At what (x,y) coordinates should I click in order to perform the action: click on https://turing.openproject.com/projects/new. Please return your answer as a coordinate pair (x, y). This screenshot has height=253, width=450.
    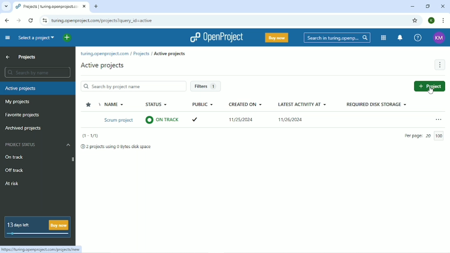
    Looking at the image, I should click on (42, 249).